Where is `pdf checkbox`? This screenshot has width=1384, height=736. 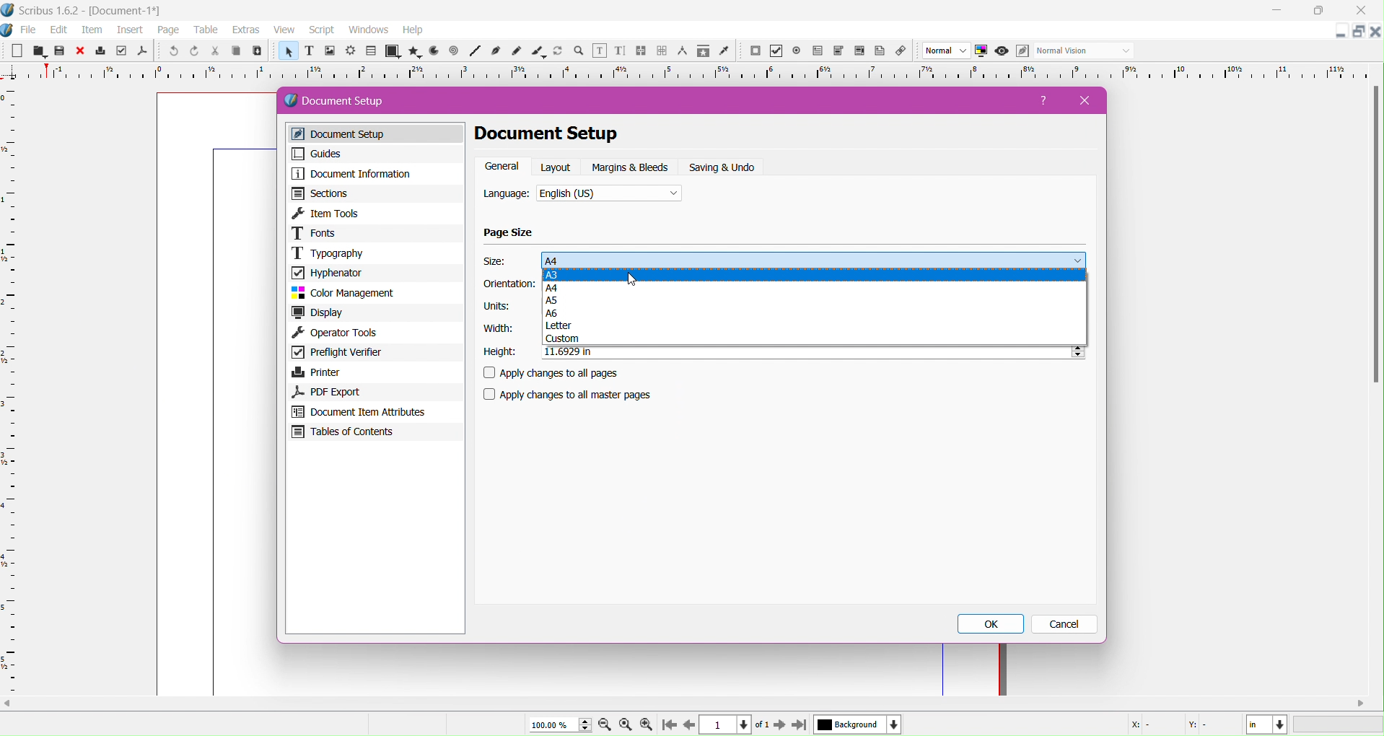
pdf checkbox is located at coordinates (776, 51).